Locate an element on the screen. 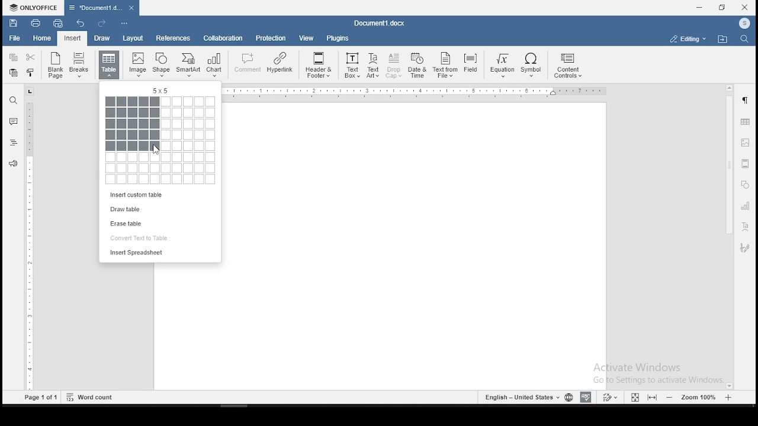 This screenshot has width=758, height=426. minimize is located at coordinates (701, 7).